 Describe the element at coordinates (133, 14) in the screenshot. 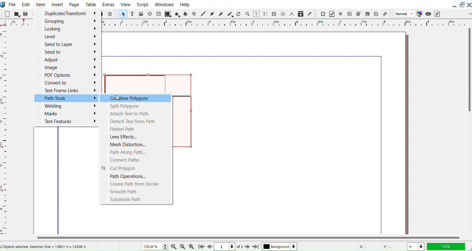

I see `Text Frame` at that location.